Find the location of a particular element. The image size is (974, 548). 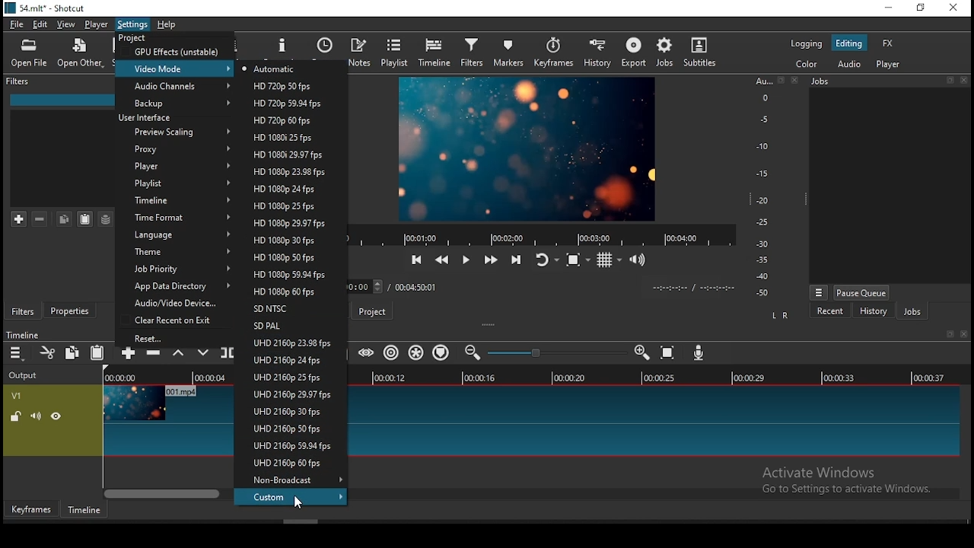

properties is located at coordinates (284, 46).